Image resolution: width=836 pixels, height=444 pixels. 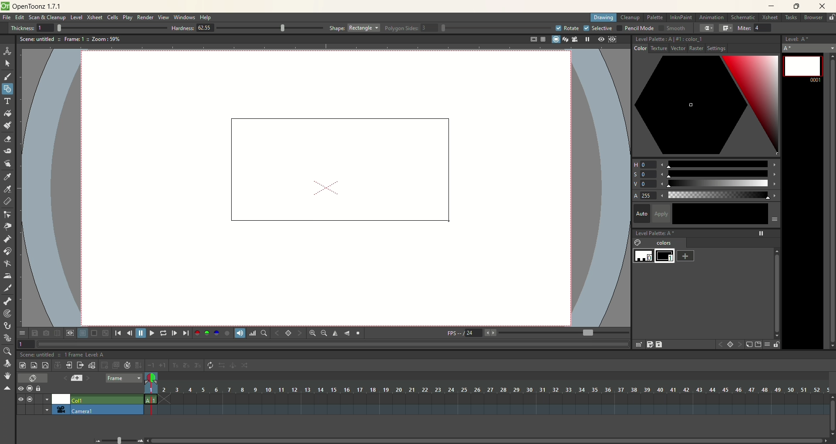 I want to click on alpha, so click(x=706, y=196).